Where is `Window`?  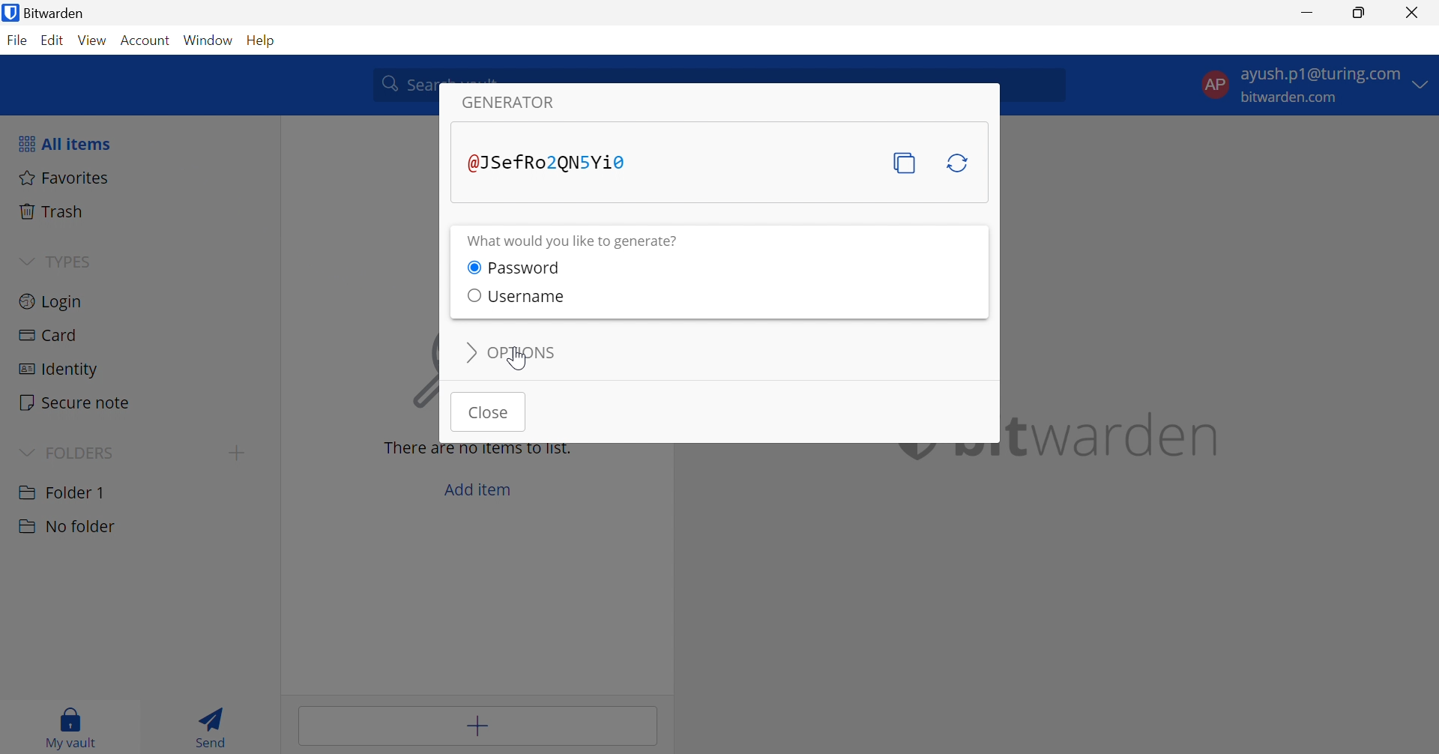
Window is located at coordinates (208, 40).